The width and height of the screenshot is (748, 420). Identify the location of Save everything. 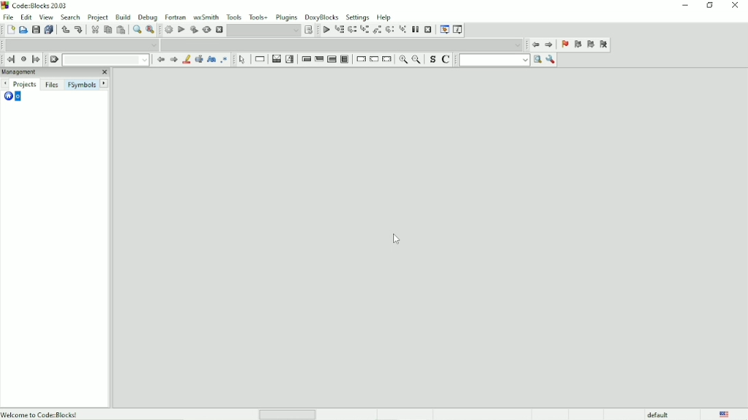
(49, 30).